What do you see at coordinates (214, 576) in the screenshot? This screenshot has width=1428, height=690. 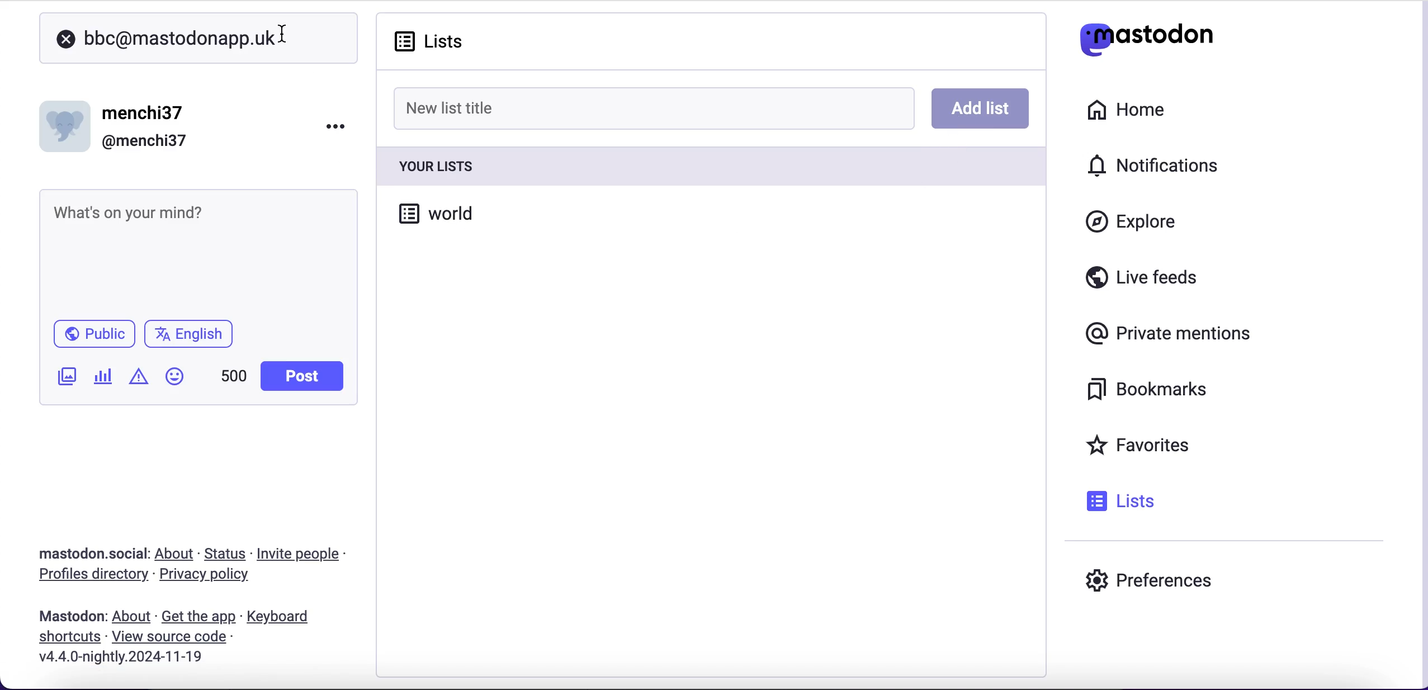 I see `privacy policy` at bounding box center [214, 576].